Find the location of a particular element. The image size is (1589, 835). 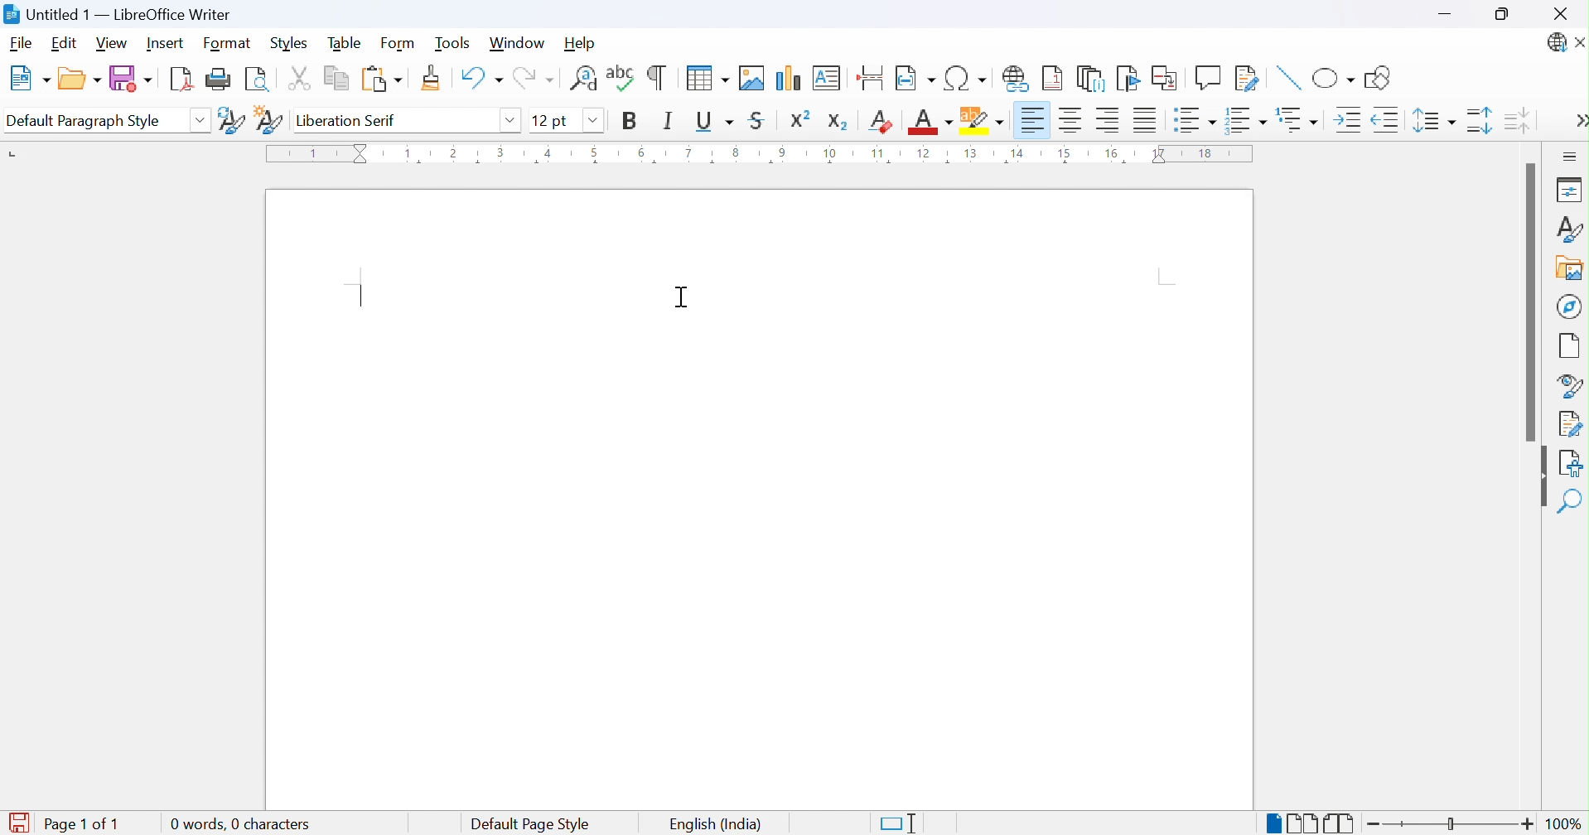

Ruler is located at coordinates (765, 153).